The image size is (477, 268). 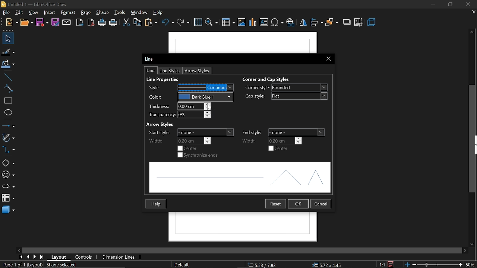 I want to click on start style, so click(x=206, y=132).